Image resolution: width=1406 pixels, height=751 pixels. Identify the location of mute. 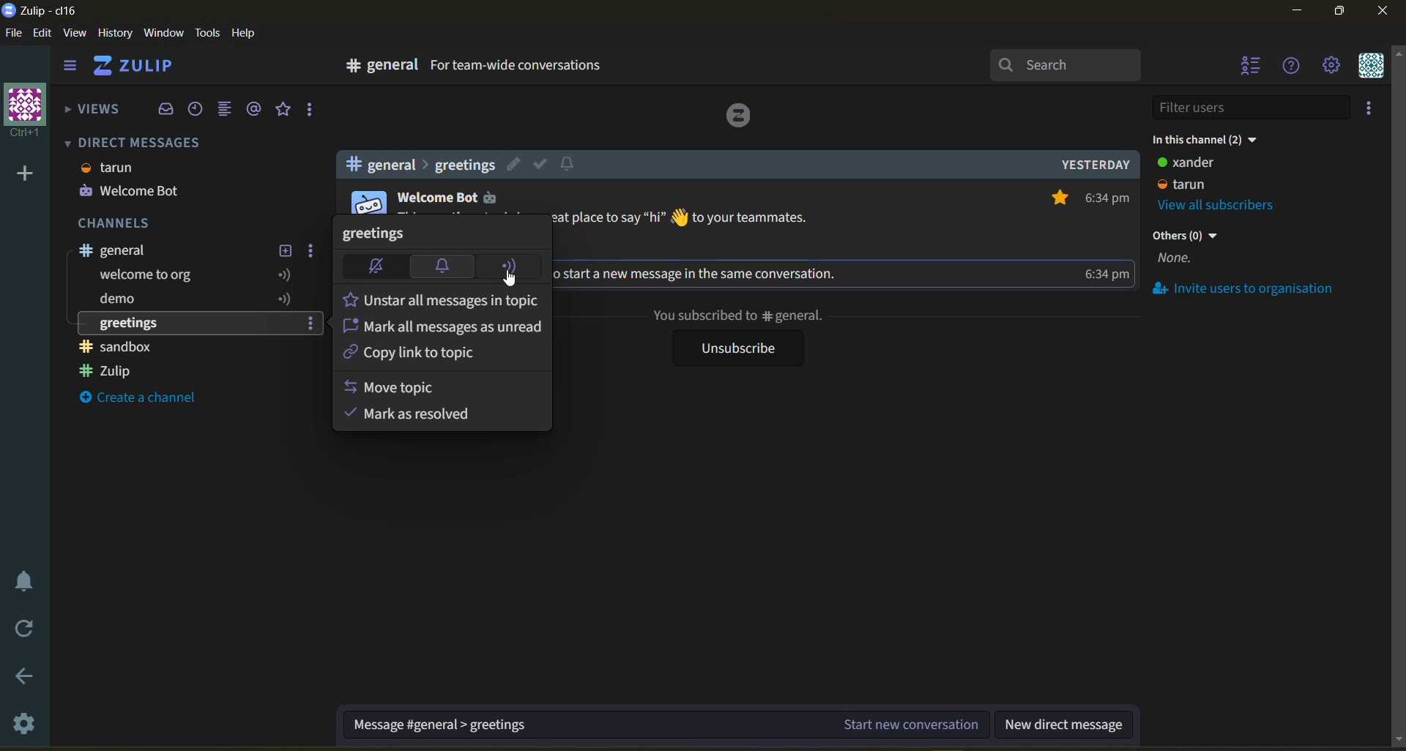
(371, 266).